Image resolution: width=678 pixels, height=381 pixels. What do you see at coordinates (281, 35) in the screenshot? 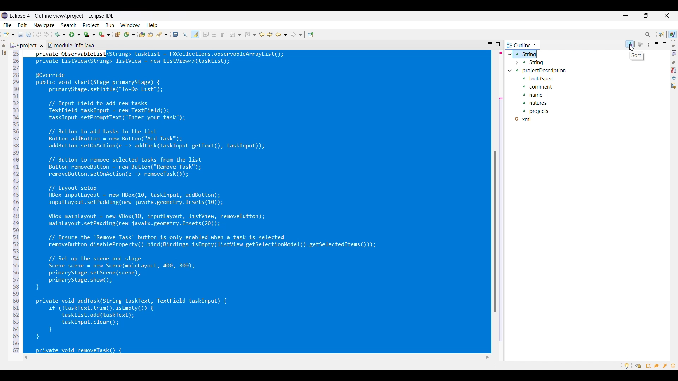
I see `Back to project options` at bounding box center [281, 35].